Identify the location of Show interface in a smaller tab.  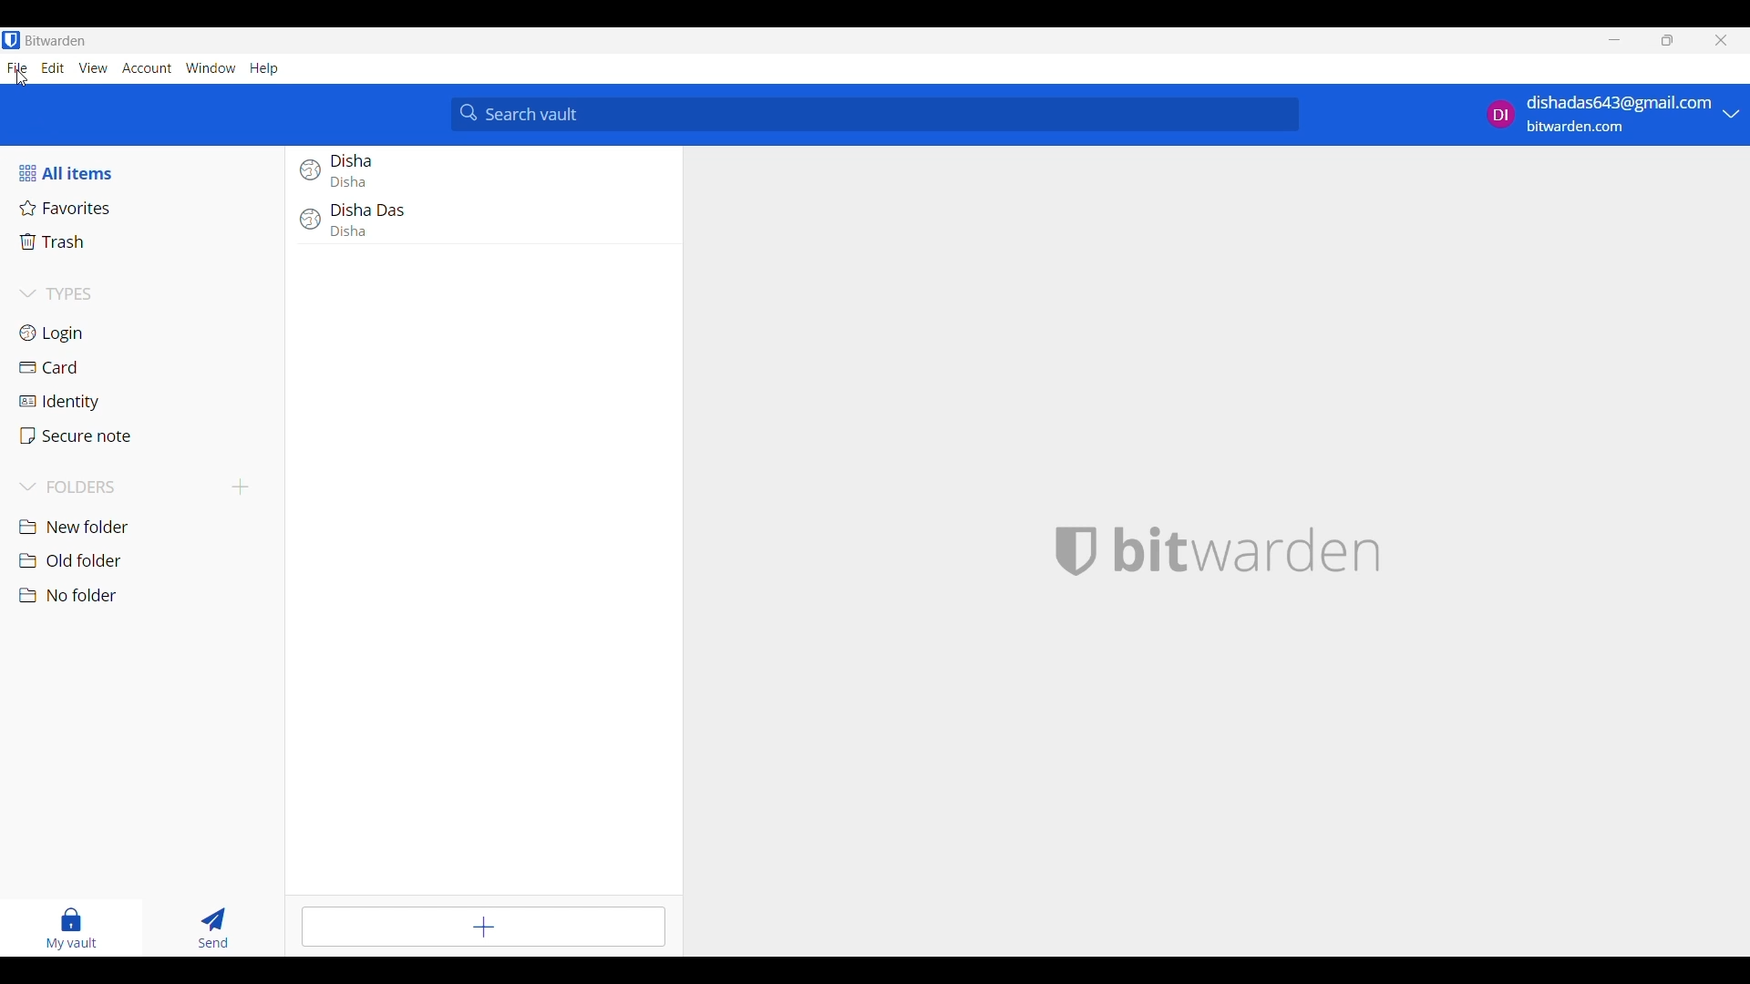
(1667, 39).